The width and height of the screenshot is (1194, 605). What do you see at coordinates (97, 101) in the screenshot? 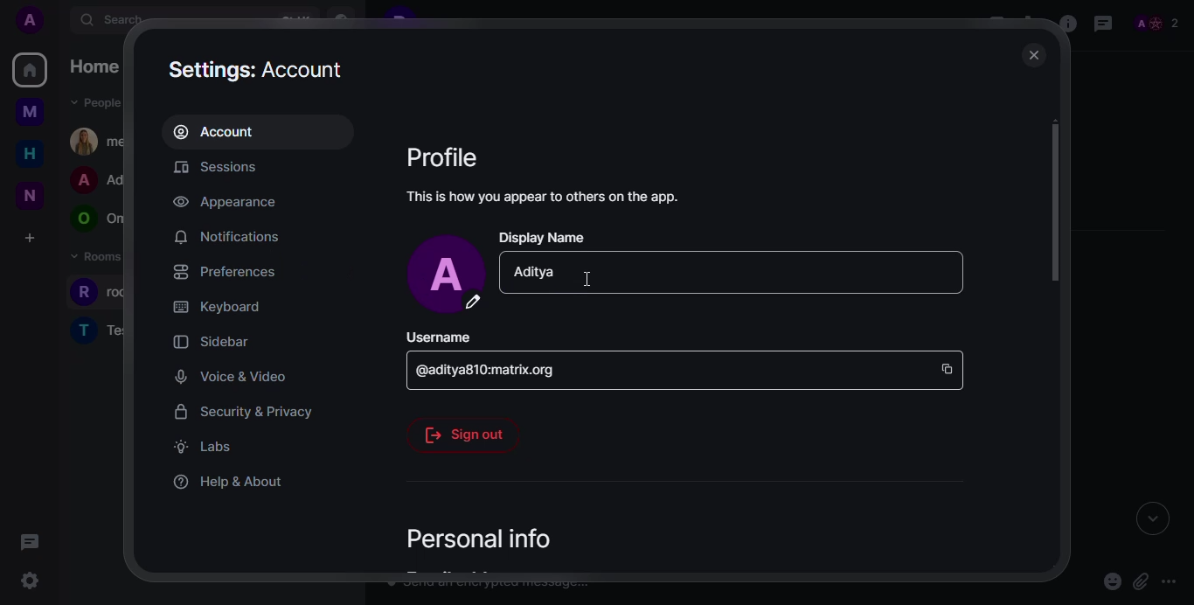
I see `people dropdown` at bounding box center [97, 101].